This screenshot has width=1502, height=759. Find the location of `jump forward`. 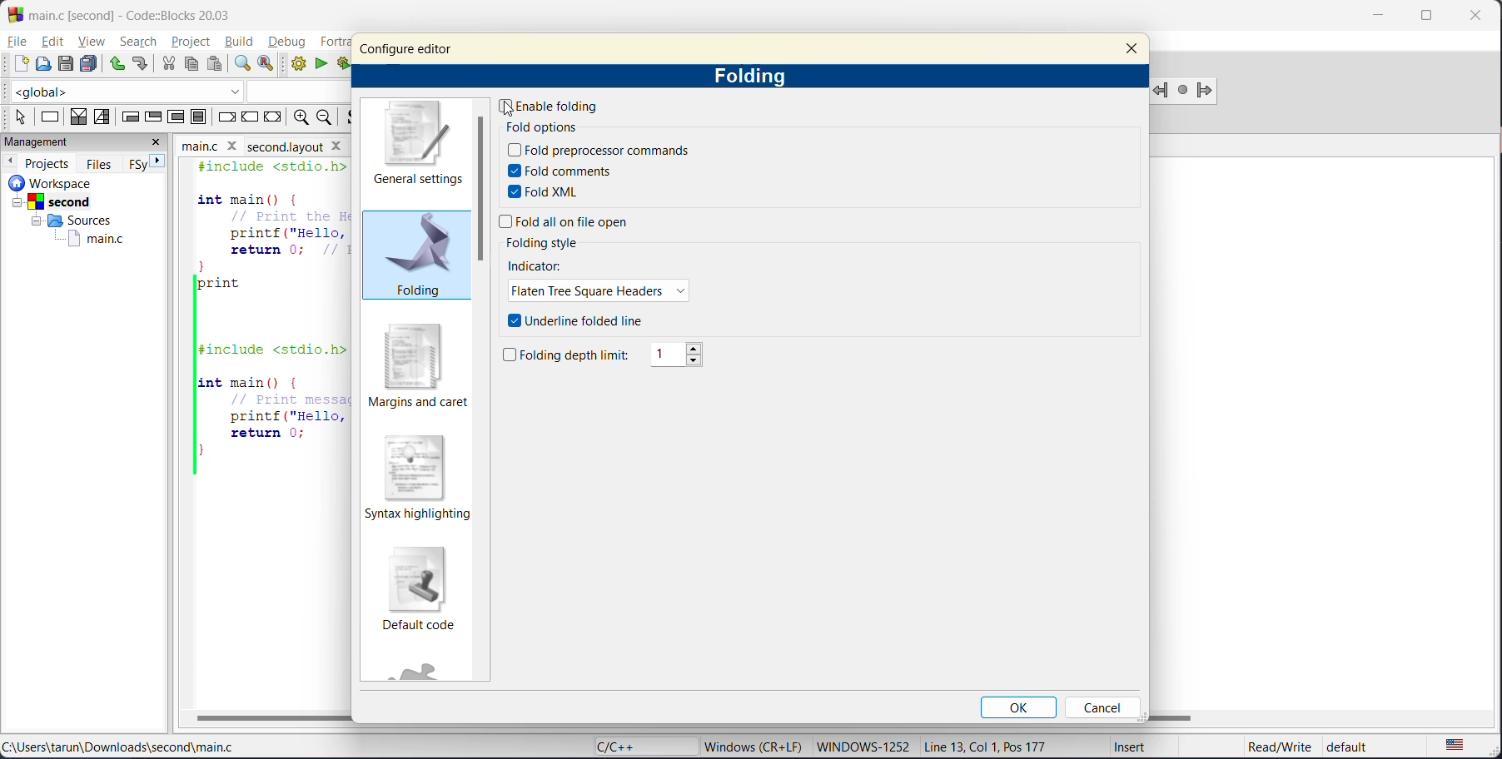

jump forward is located at coordinates (1209, 91).